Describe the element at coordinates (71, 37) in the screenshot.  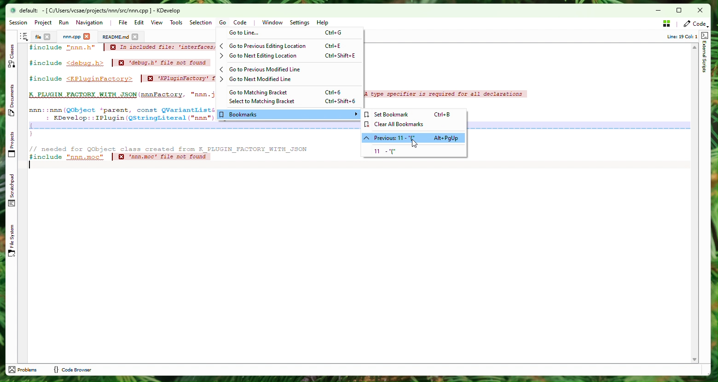
I see `Project` at that location.